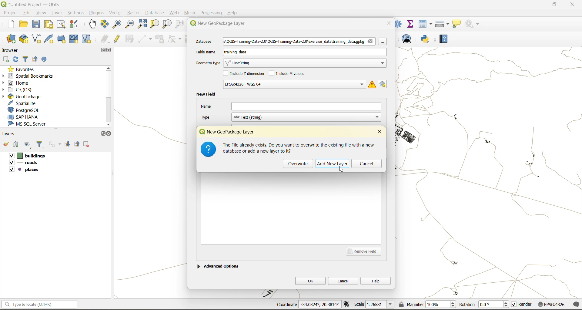 The width and height of the screenshot is (582, 310). I want to click on New GeoPackage Layer, so click(216, 23).